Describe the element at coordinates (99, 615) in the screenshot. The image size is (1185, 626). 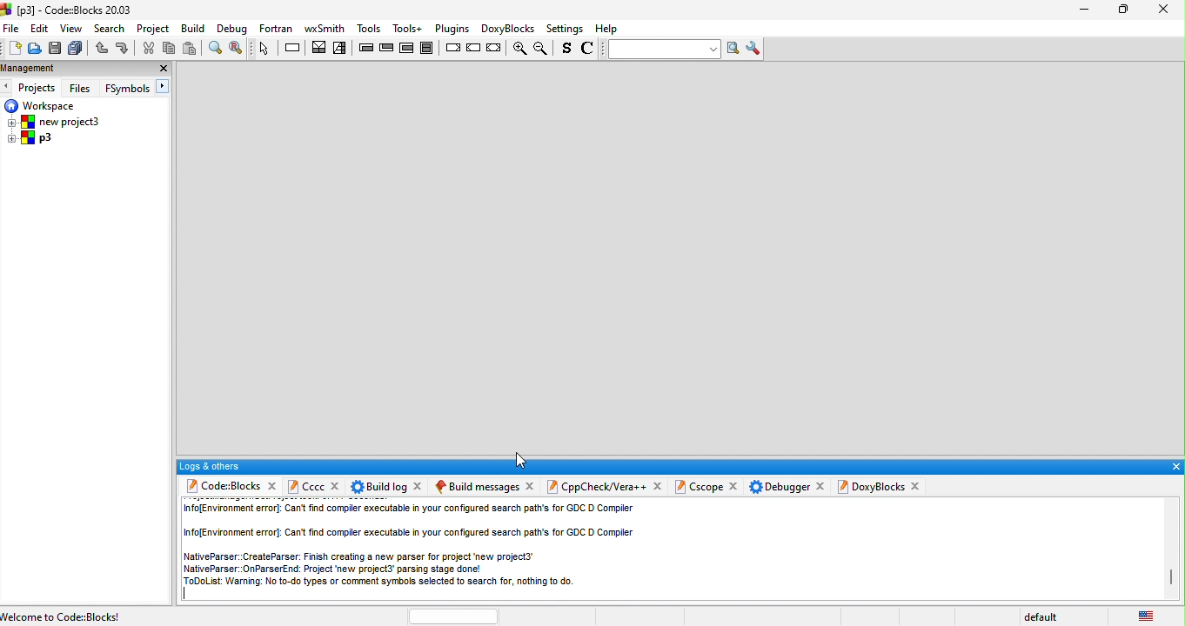
I see `welcome to blocks` at that location.